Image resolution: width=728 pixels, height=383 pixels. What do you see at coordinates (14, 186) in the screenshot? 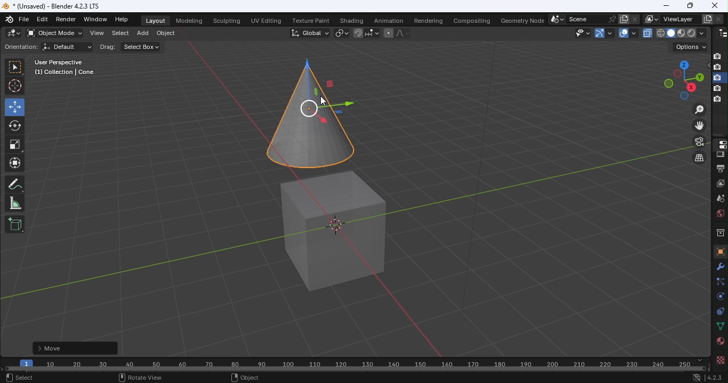
I see `Annotate` at bounding box center [14, 186].